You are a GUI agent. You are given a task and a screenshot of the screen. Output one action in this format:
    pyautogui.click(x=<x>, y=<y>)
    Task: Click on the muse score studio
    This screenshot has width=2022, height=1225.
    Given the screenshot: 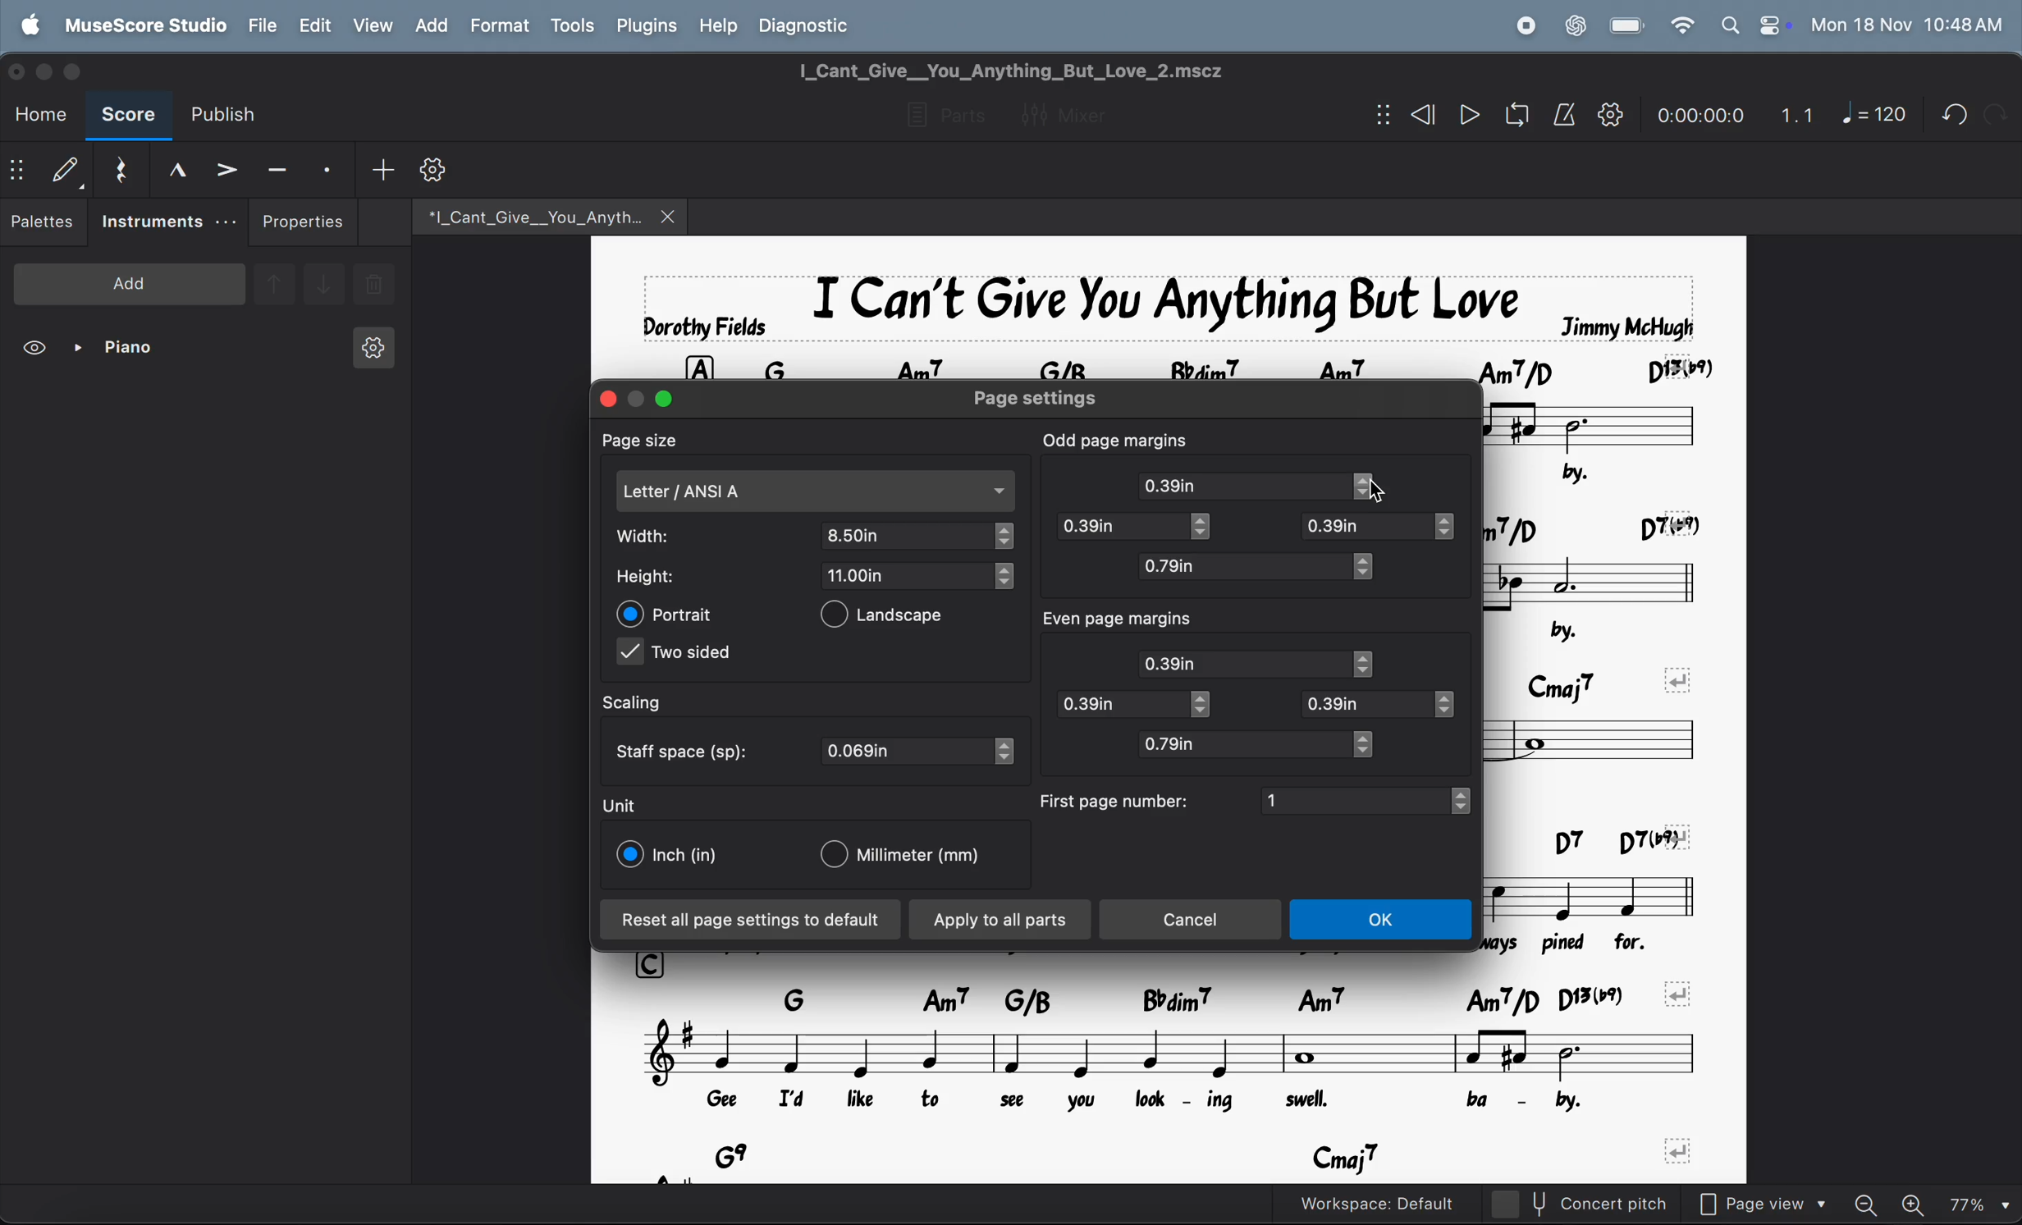 What is the action you would take?
    pyautogui.click(x=144, y=24)
    